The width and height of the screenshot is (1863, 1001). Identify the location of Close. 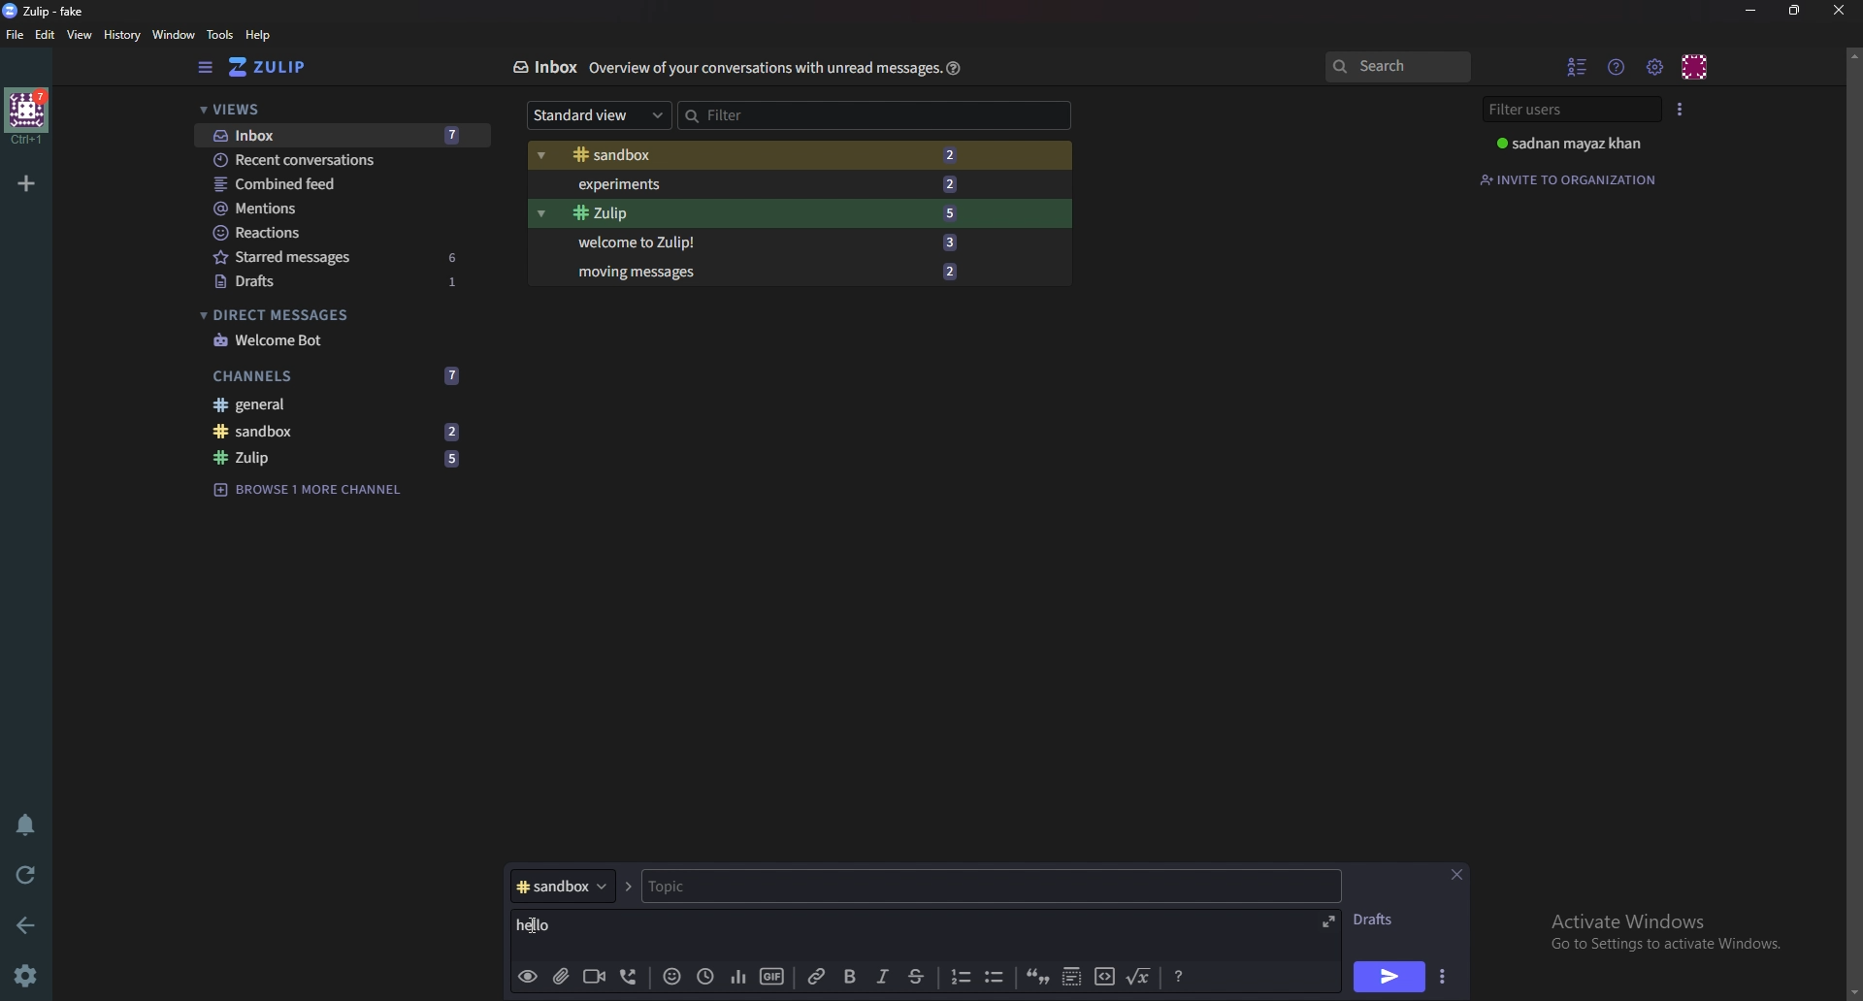
(1842, 11).